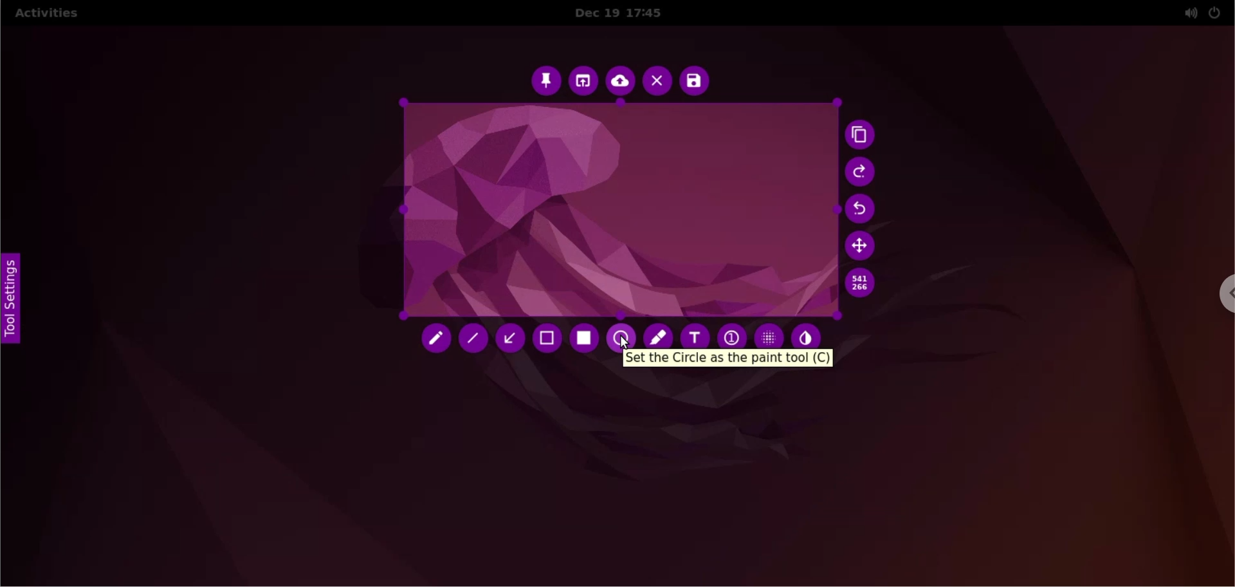  Describe the element at coordinates (696, 332) in the screenshot. I see `text tool` at that location.